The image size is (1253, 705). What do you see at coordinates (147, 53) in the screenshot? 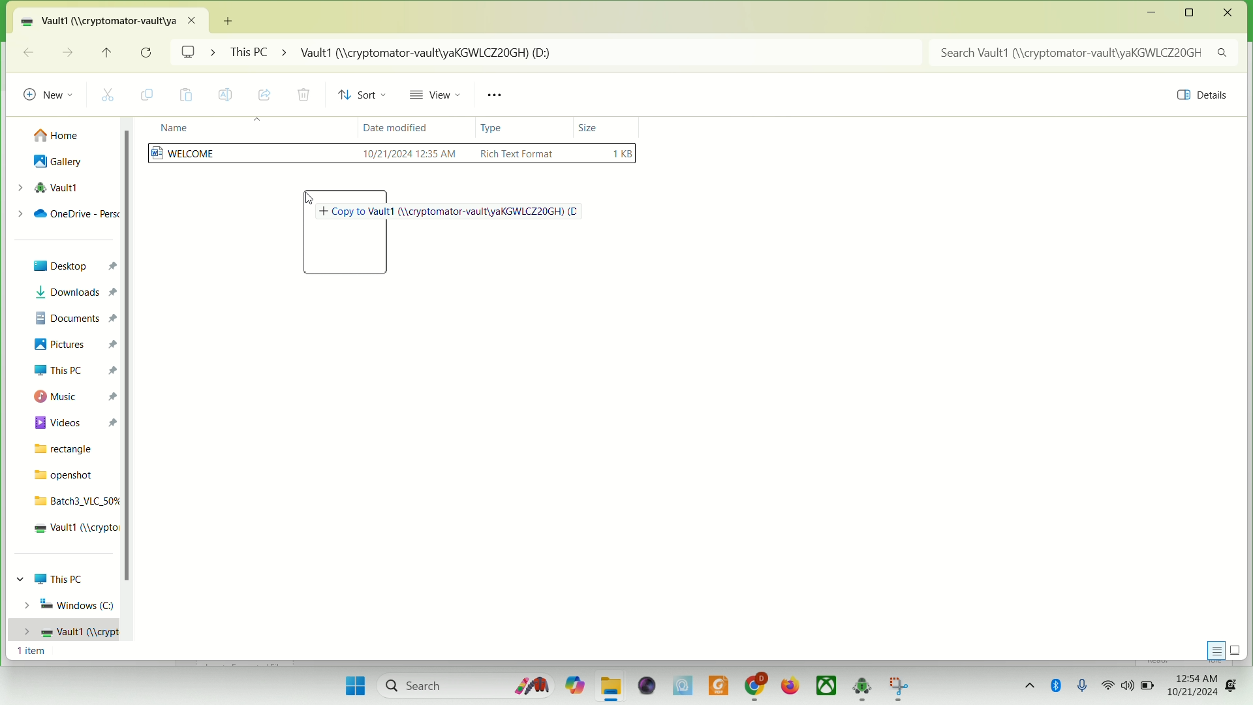
I see `refresh` at bounding box center [147, 53].